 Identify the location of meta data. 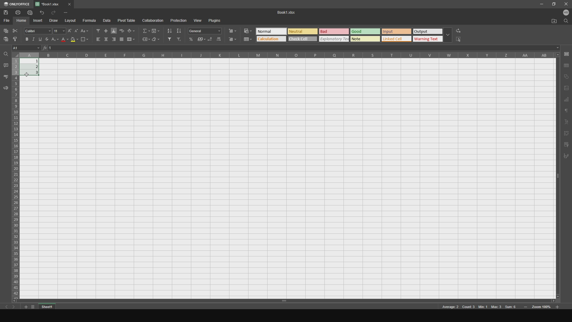
(479, 307).